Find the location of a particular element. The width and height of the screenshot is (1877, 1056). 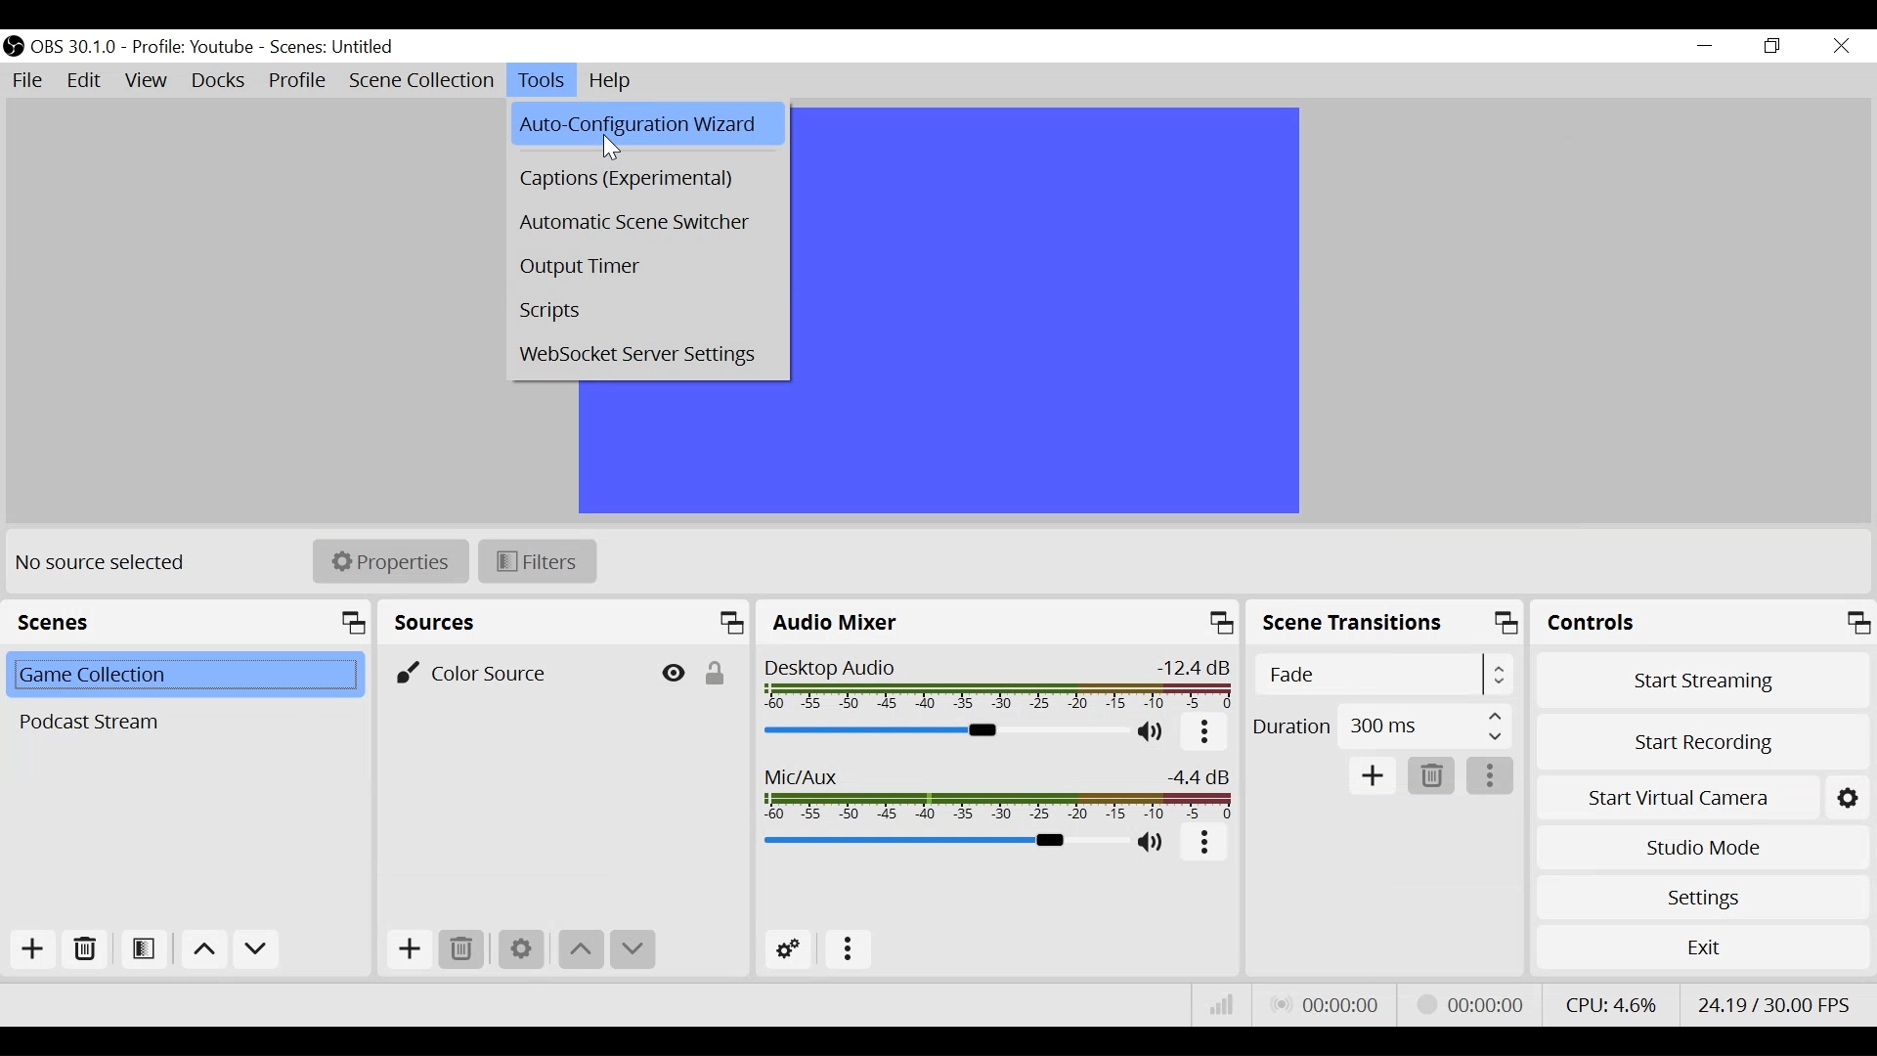

Scene Collection is located at coordinates (420, 81).